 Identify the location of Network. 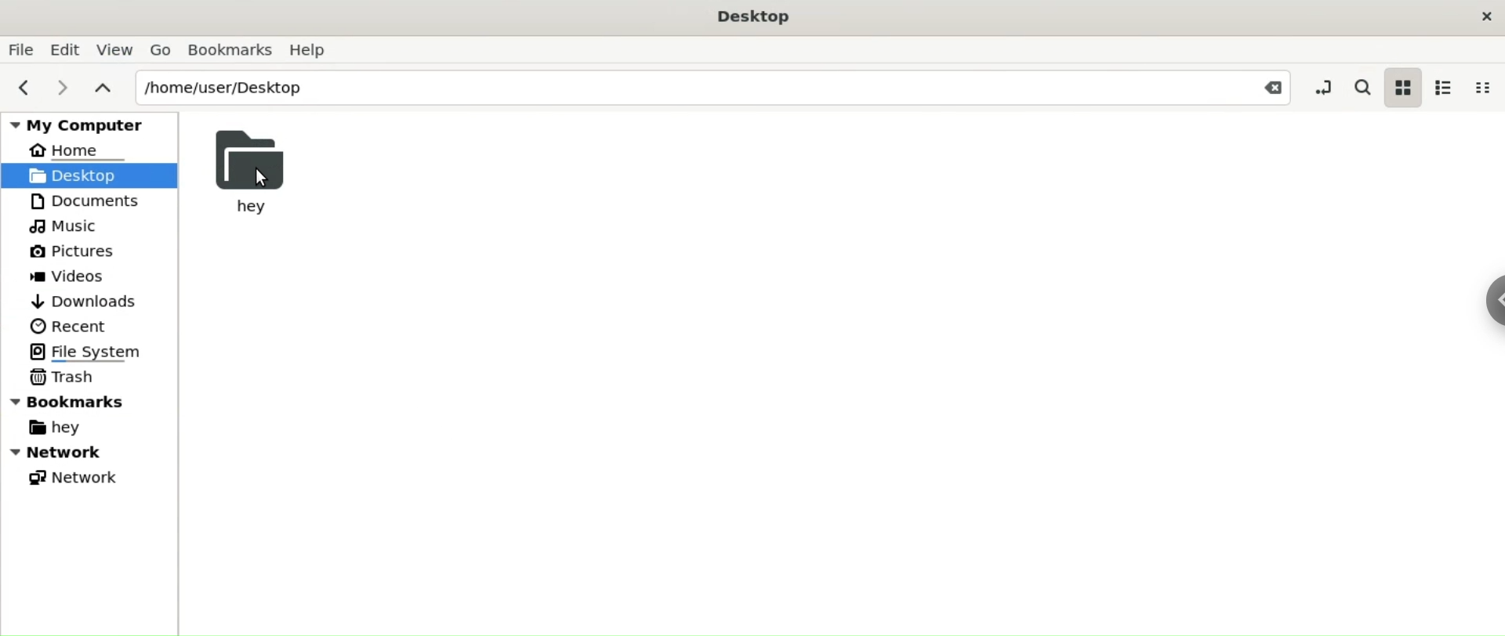
(91, 452).